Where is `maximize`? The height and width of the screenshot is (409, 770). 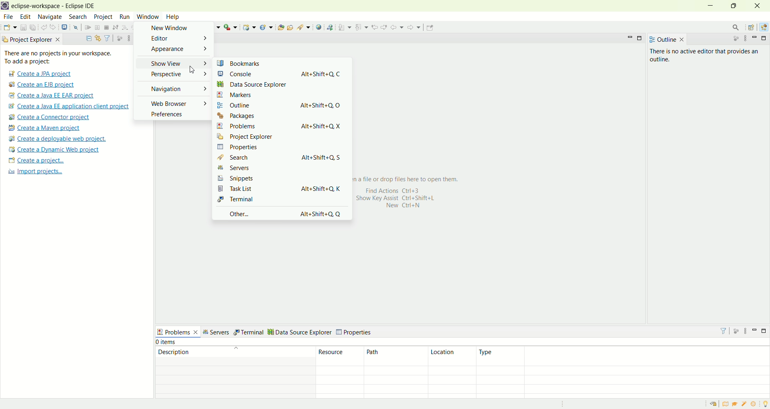 maximize is located at coordinates (764, 39).